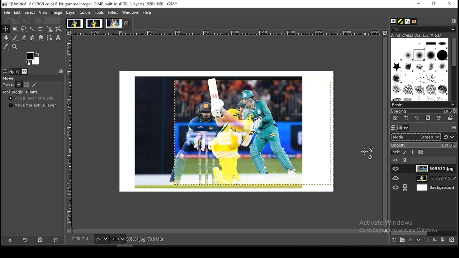 The width and height of the screenshot is (459, 258). I want to click on mask, so click(443, 240).